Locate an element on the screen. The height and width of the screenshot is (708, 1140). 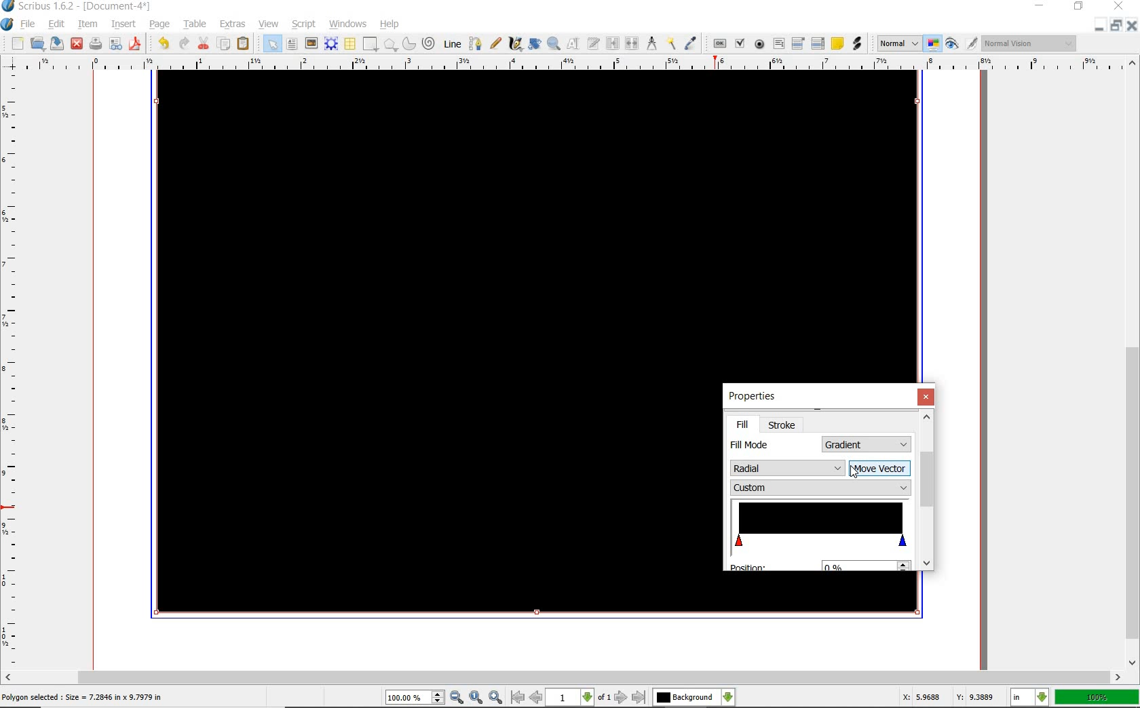
eye dropper is located at coordinates (691, 41).